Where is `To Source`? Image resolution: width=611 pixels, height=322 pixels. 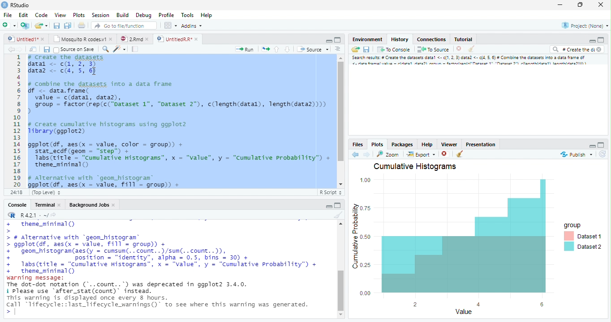
To Source is located at coordinates (434, 49).